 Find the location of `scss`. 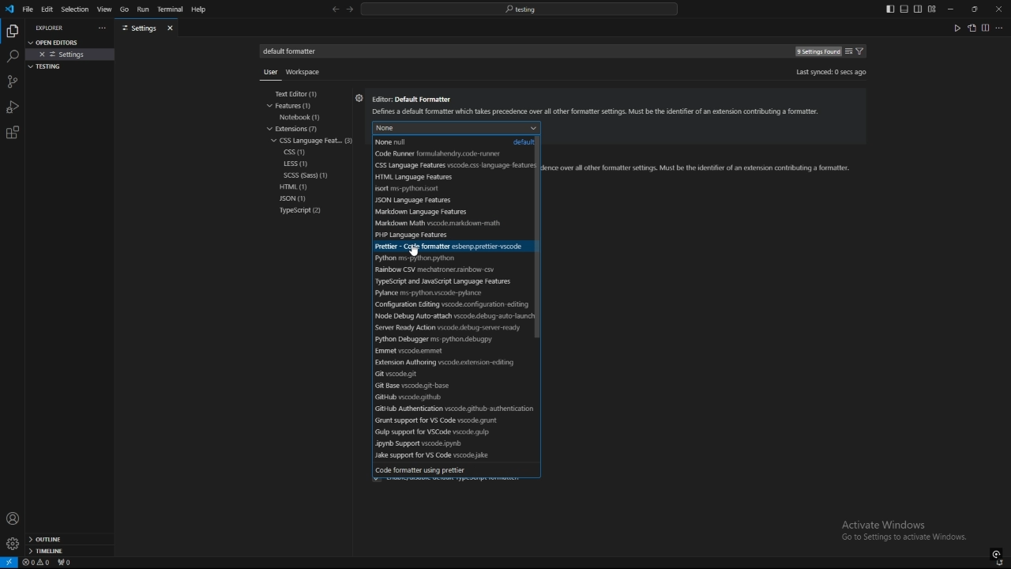

scss is located at coordinates (313, 175).